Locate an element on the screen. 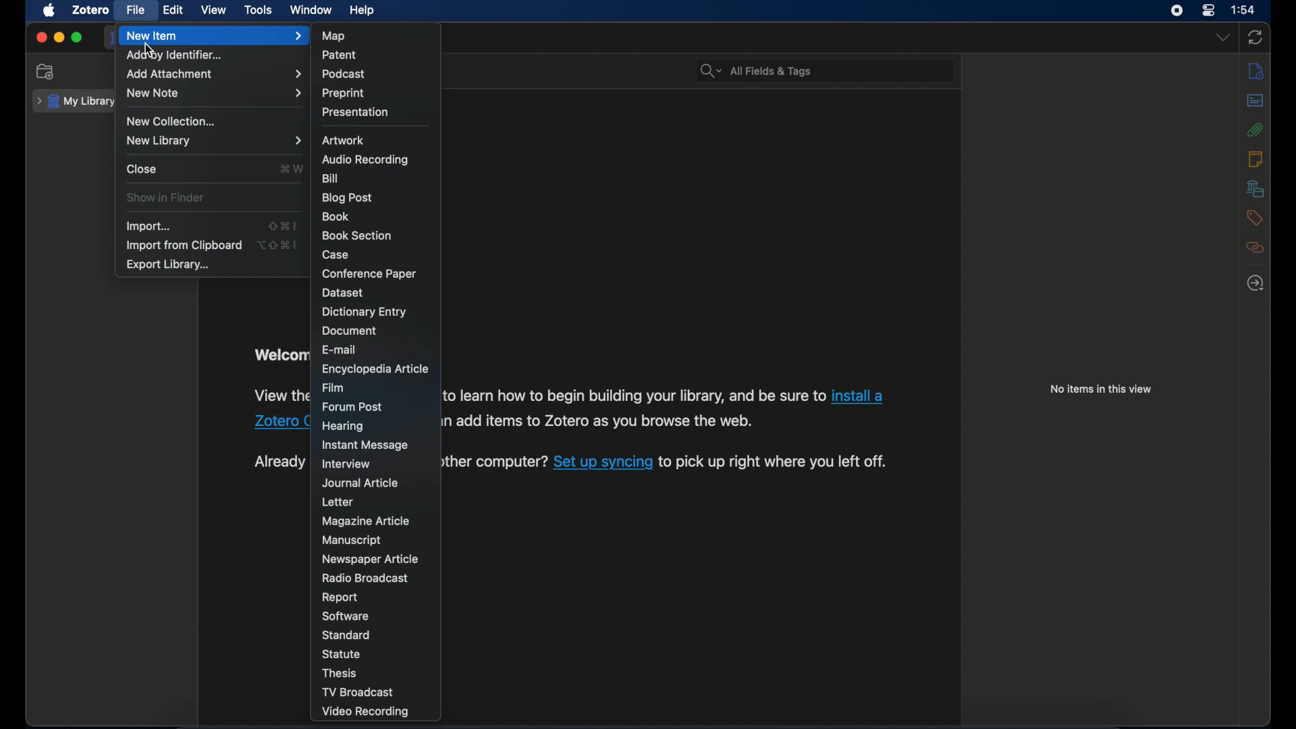 Image resolution: width=1296 pixels, height=729 pixels. to pick up right where you left off. is located at coordinates (773, 462).